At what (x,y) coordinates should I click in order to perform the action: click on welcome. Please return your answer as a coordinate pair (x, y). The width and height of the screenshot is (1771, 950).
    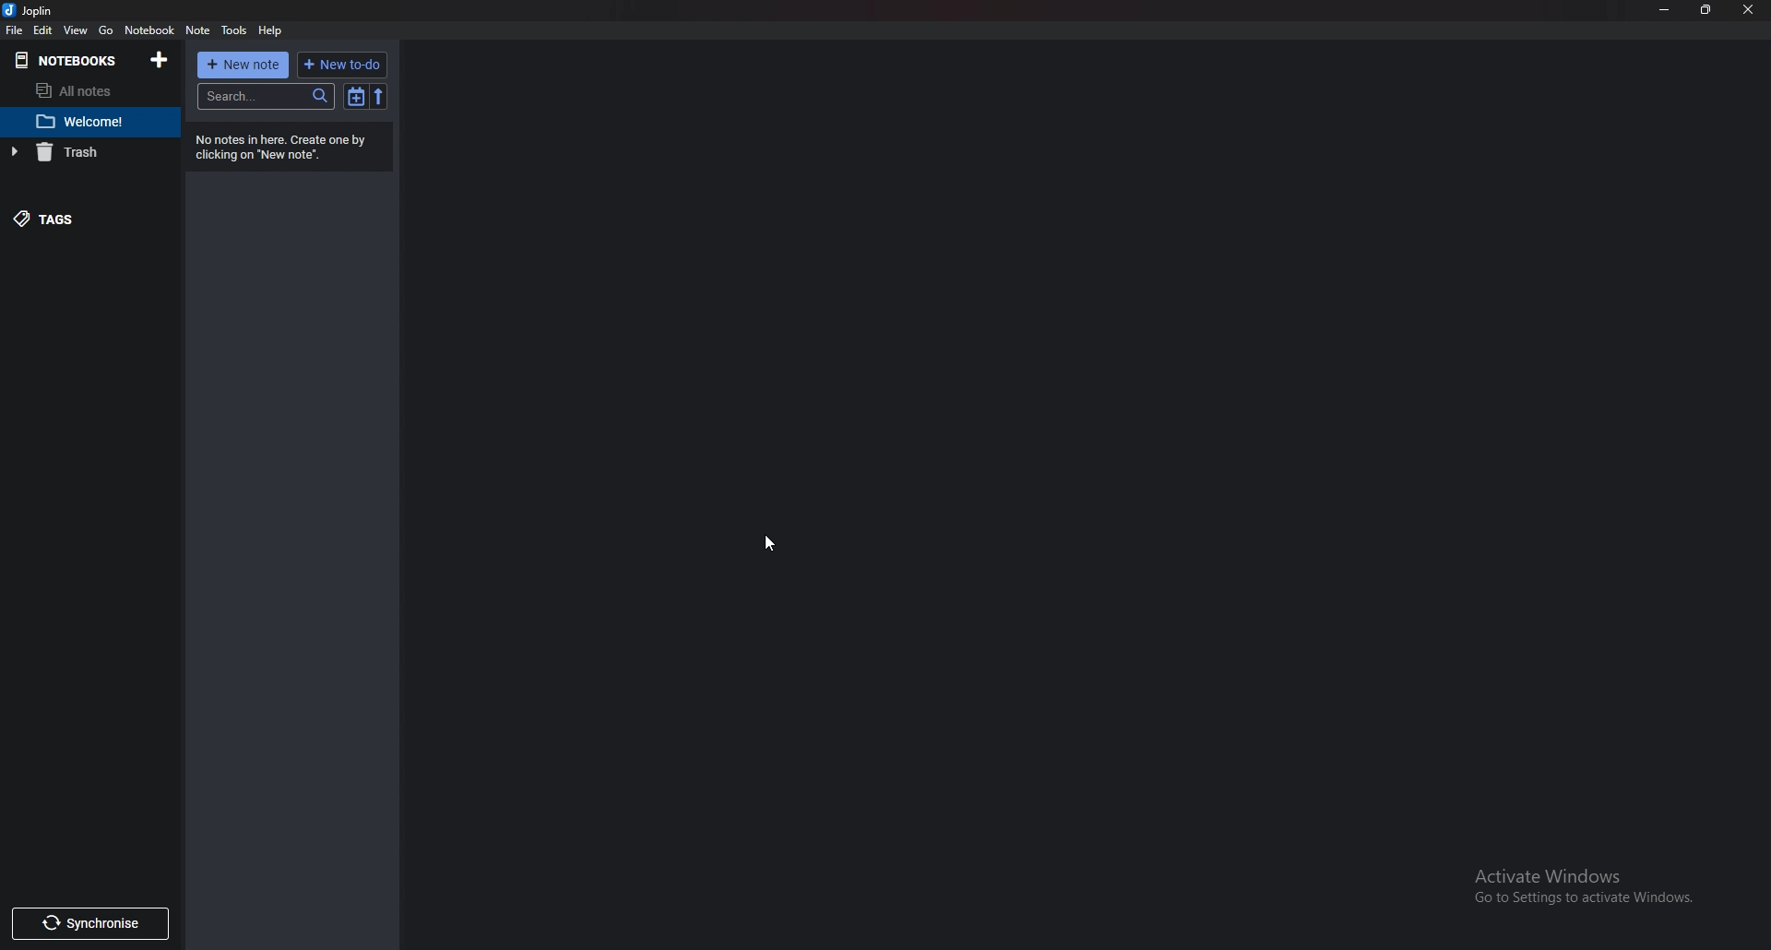
    Looking at the image, I should click on (85, 124).